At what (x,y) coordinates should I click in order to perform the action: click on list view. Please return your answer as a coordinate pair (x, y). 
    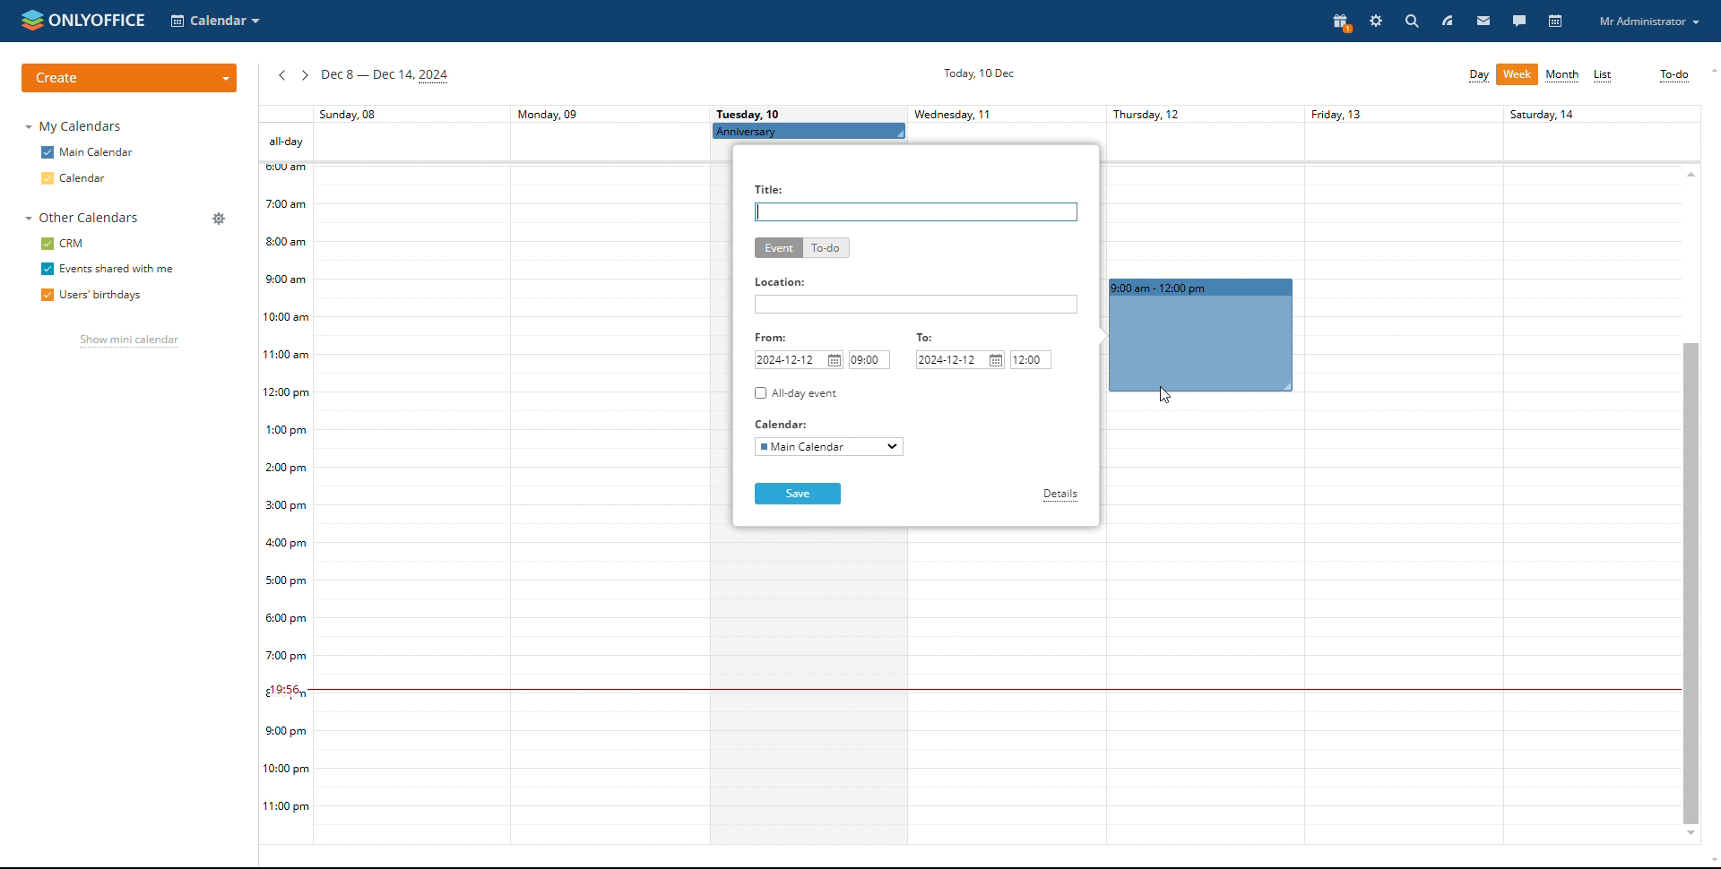
    Looking at the image, I should click on (1604, 76).